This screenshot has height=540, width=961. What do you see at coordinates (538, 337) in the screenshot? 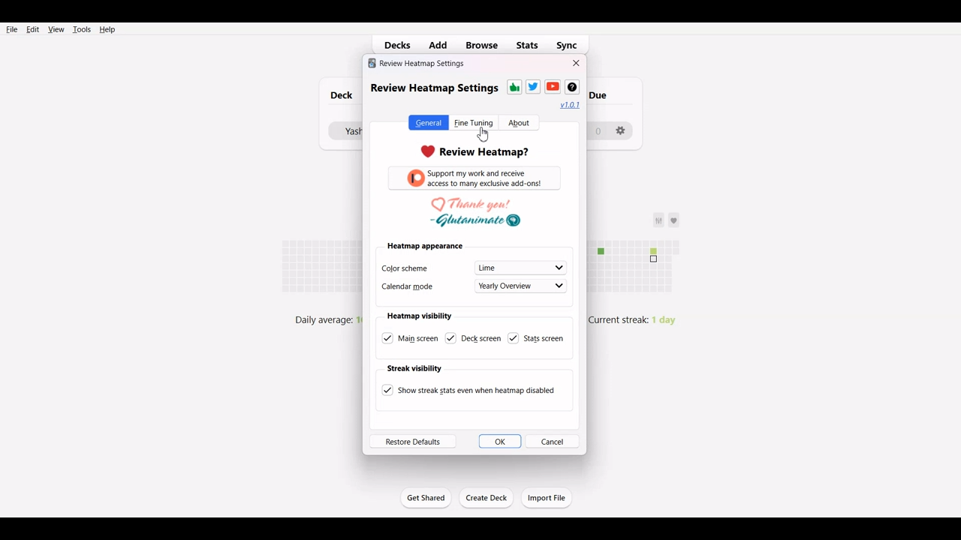
I see `Stats screen` at bounding box center [538, 337].